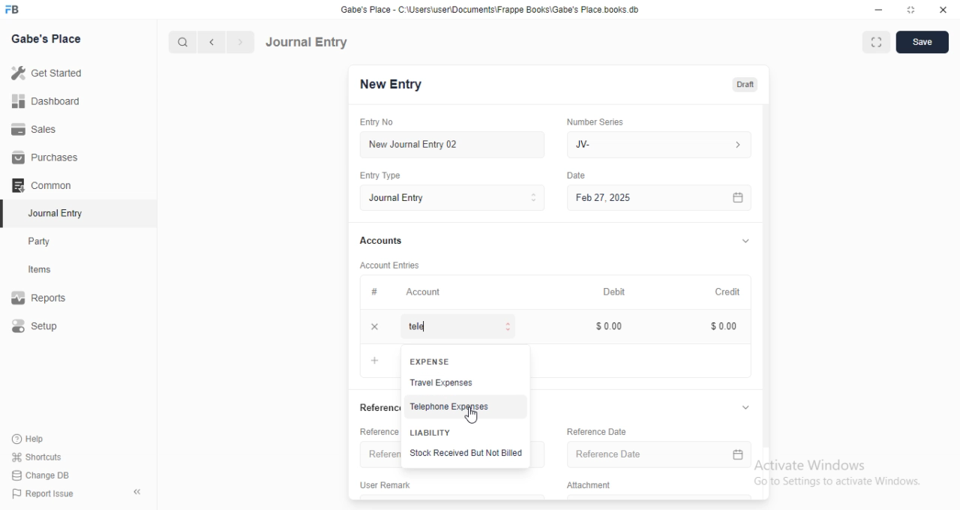 This screenshot has width=960, height=510. Describe the element at coordinates (441, 382) in the screenshot. I see `Travel Expenses` at that location.